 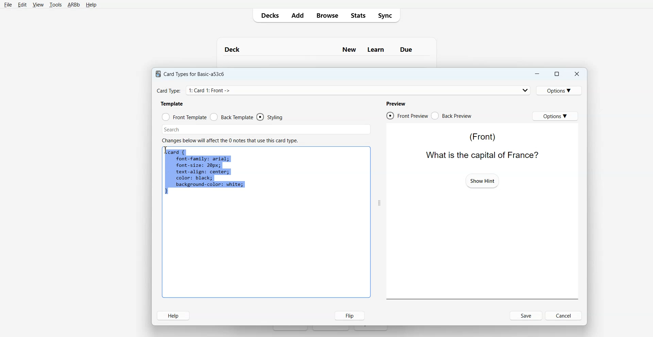 I want to click on Cancel, so click(x=565, y=315).